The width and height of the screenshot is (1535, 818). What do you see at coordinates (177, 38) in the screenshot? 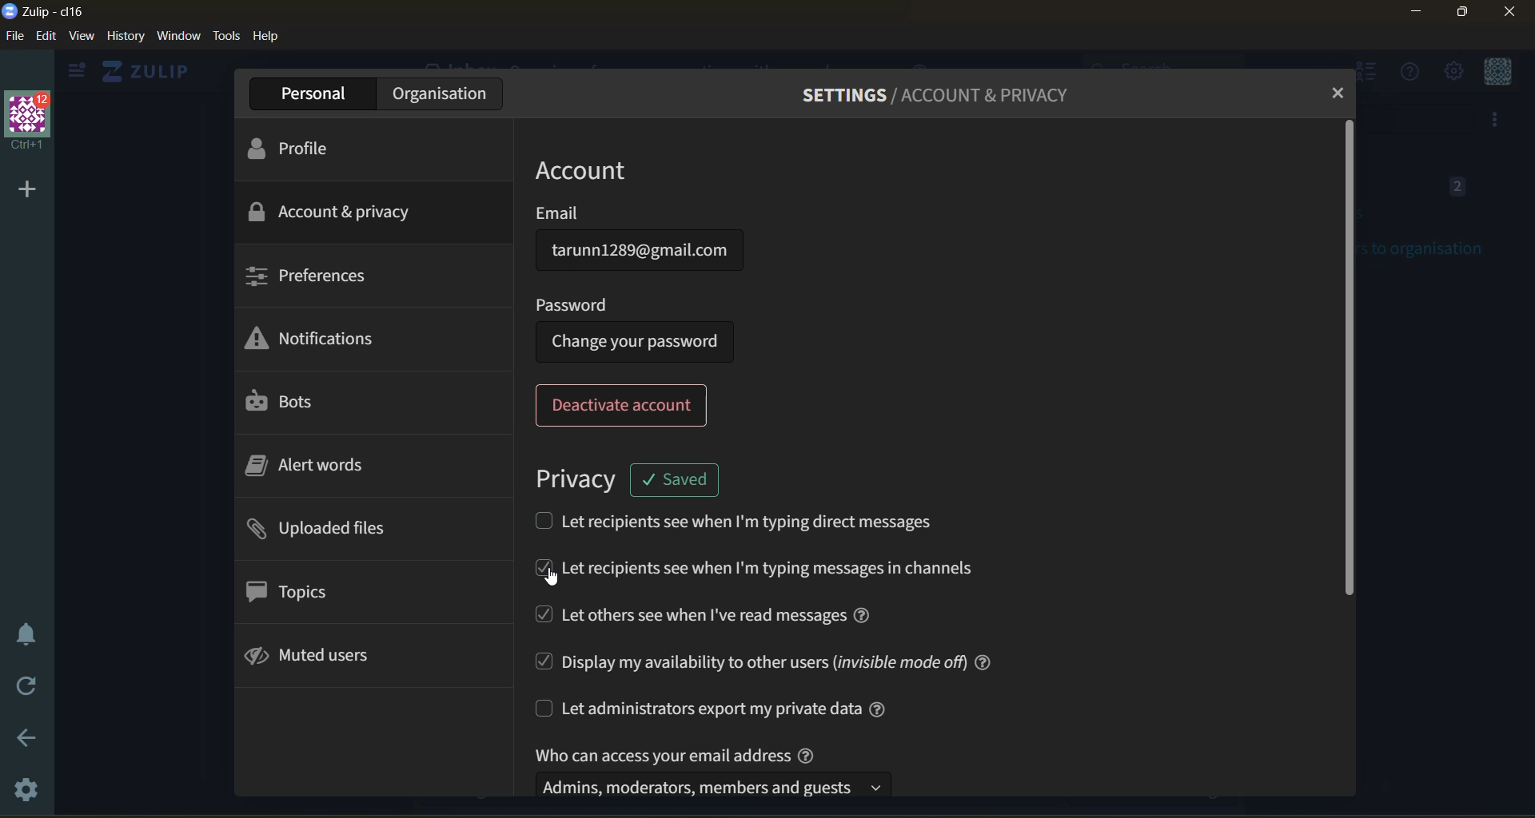
I see `window` at bounding box center [177, 38].